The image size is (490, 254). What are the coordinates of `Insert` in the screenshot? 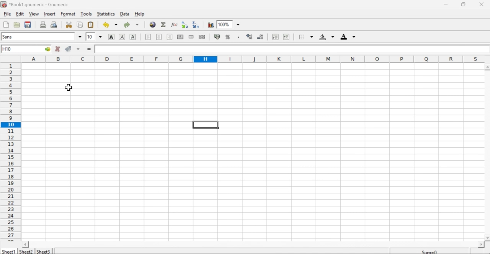 It's located at (50, 14).